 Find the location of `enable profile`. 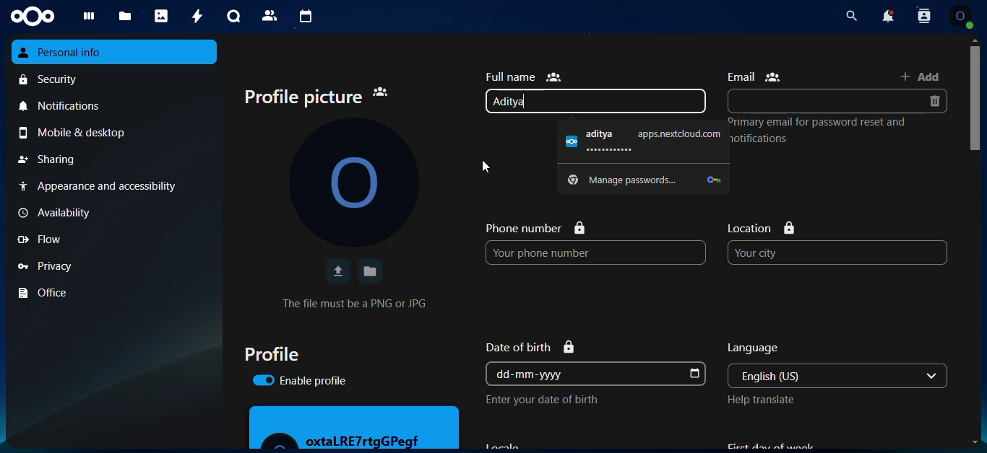

enable profile is located at coordinates (299, 380).